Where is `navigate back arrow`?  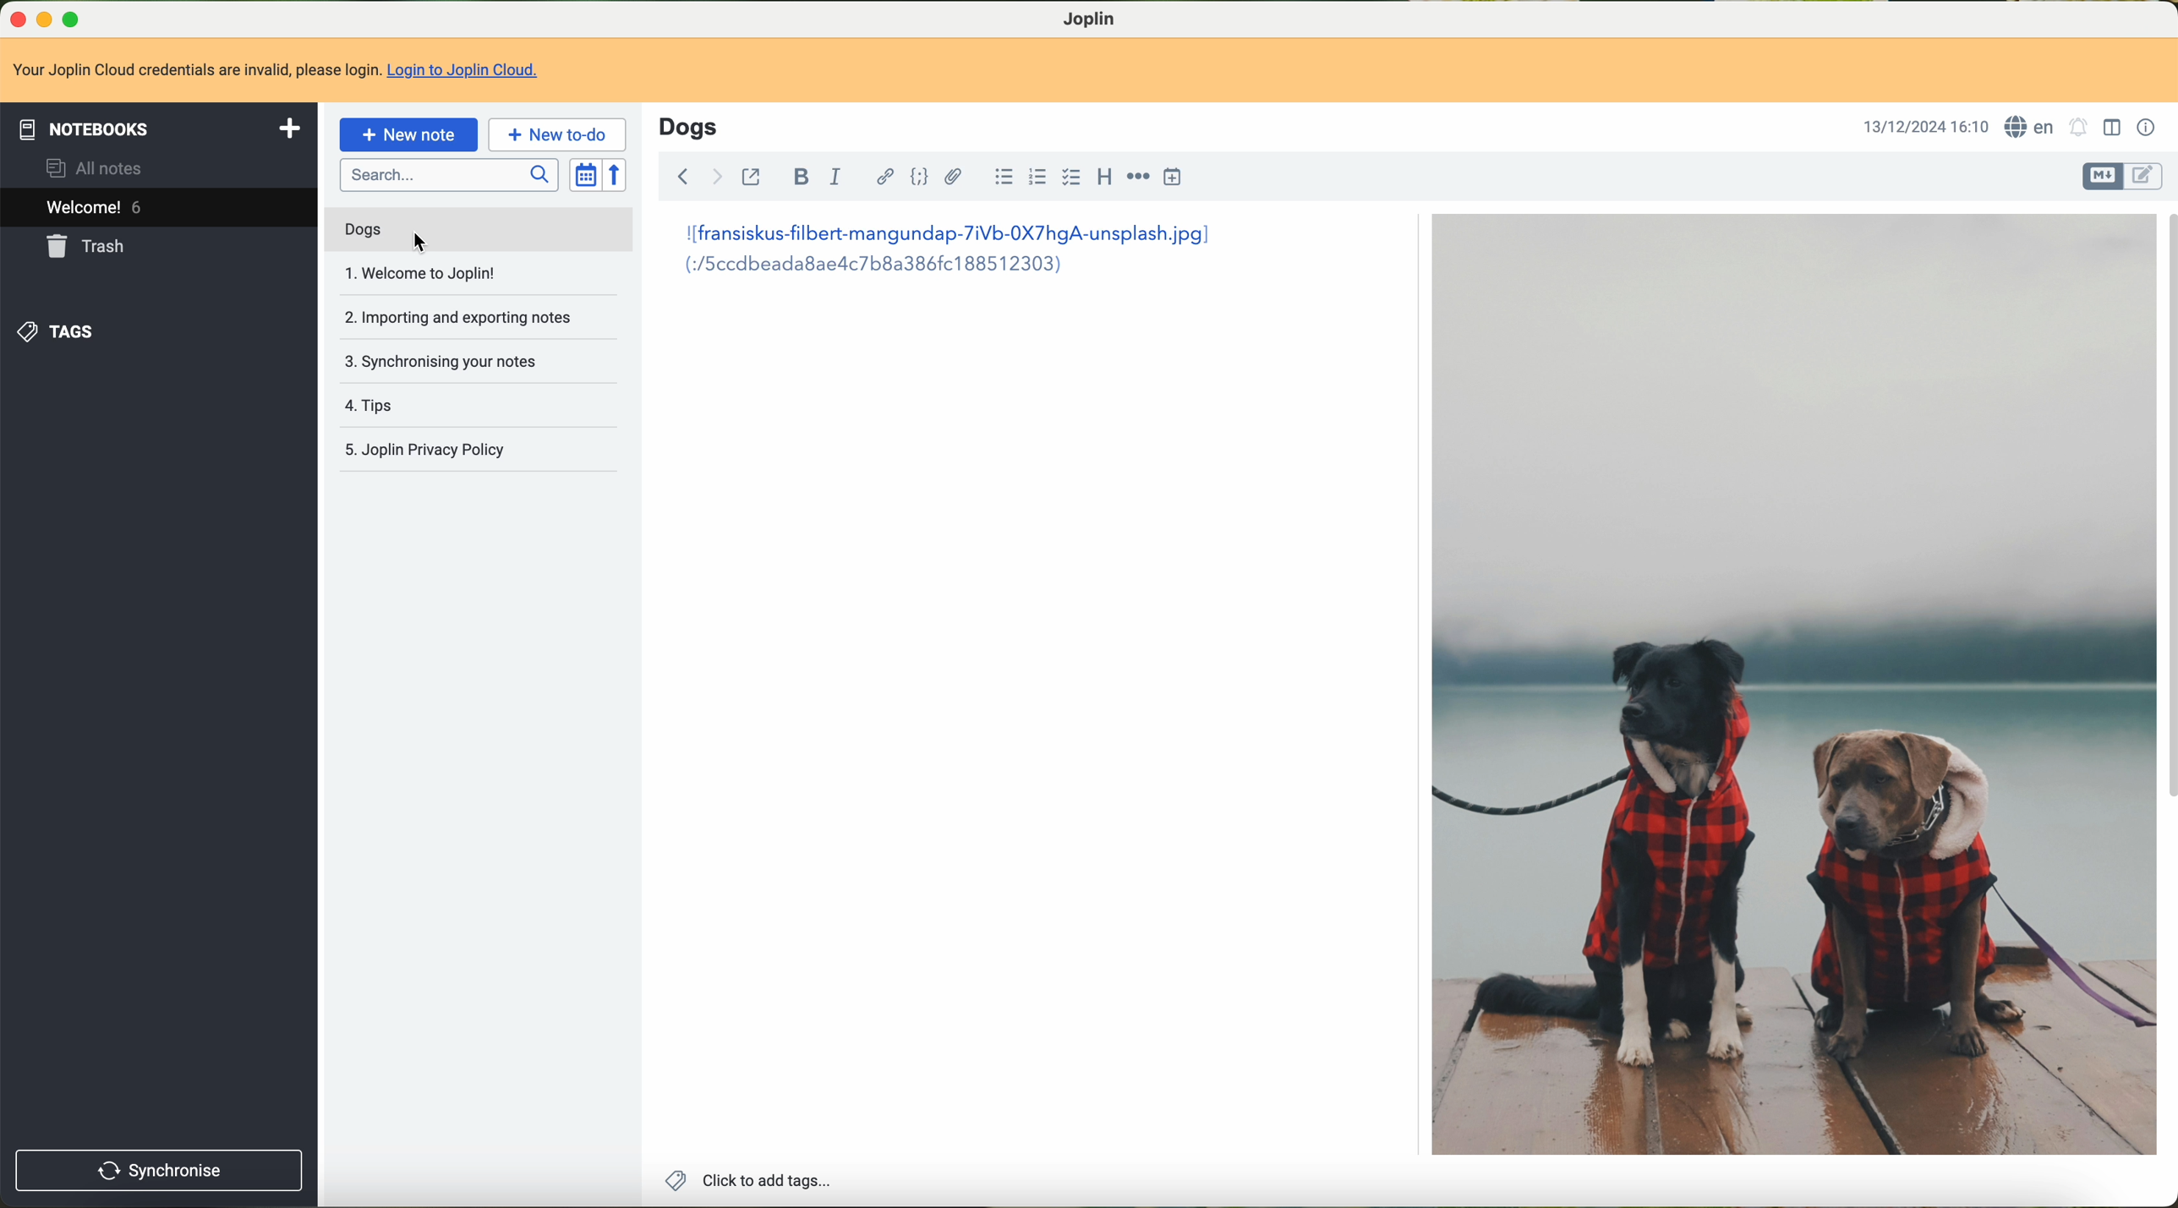
navigate back arrow is located at coordinates (680, 174).